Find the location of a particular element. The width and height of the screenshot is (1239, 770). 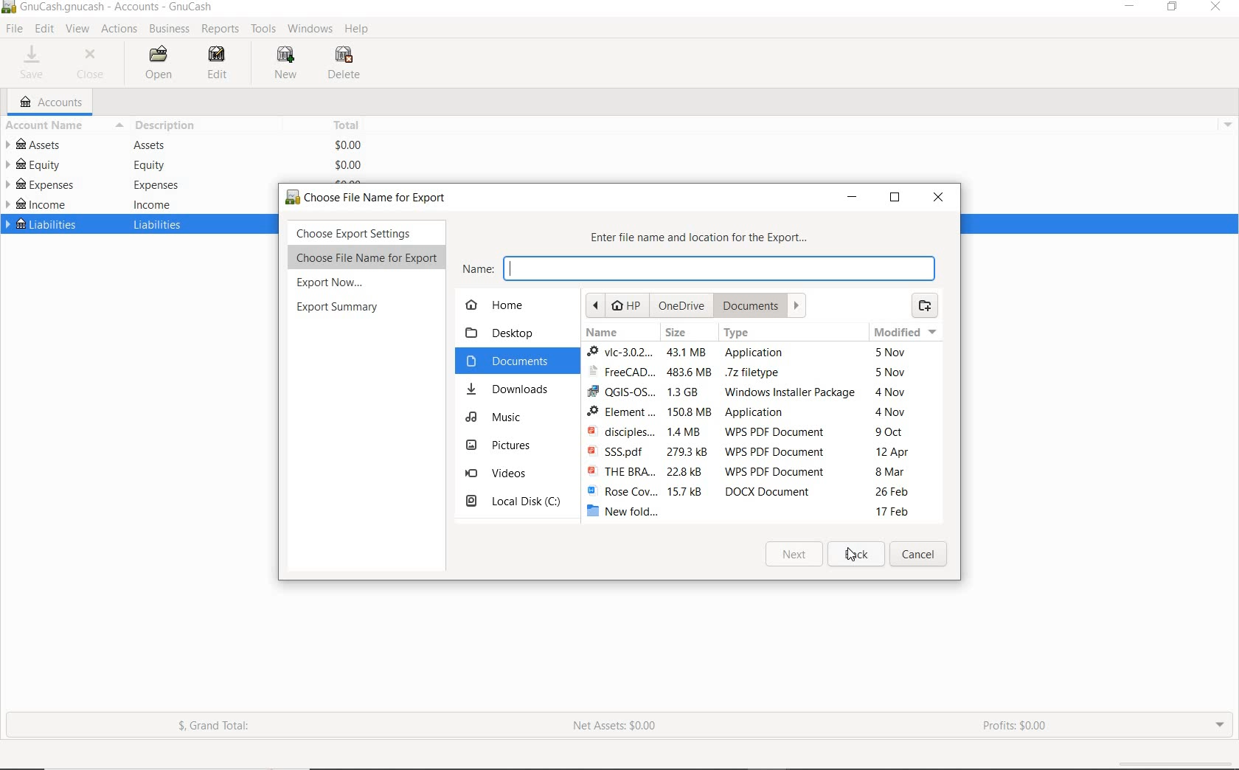

SAVE is located at coordinates (35, 63).